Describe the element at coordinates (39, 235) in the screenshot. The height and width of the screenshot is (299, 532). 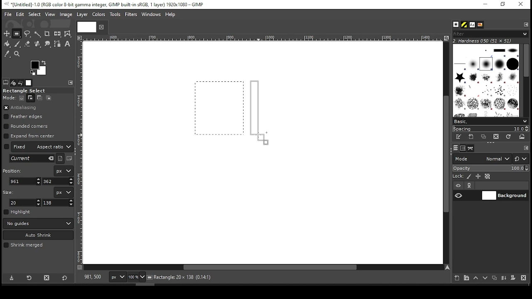
I see `auto shrink` at that location.